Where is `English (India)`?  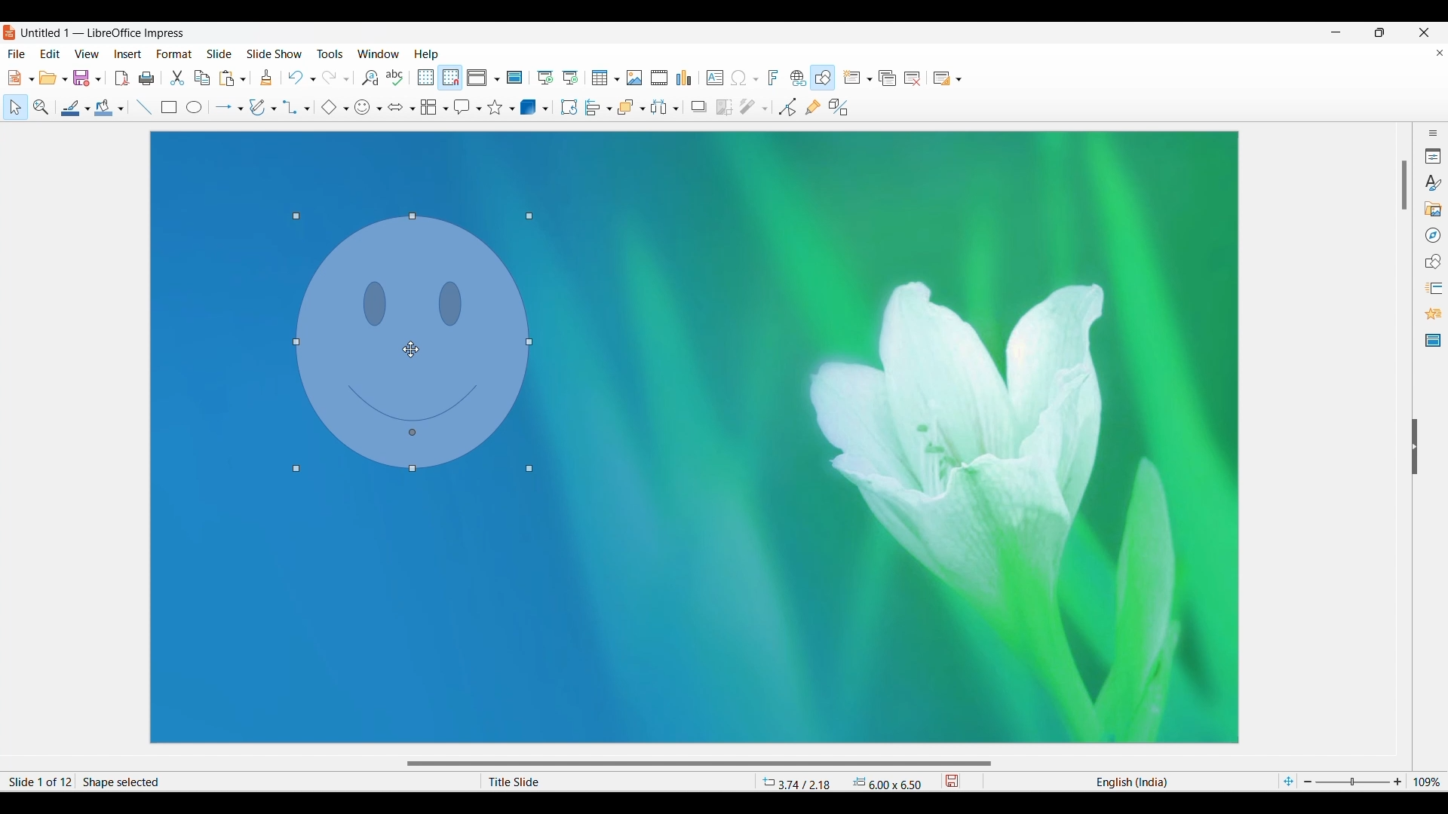
English (India) is located at coordinates (1132, 780).